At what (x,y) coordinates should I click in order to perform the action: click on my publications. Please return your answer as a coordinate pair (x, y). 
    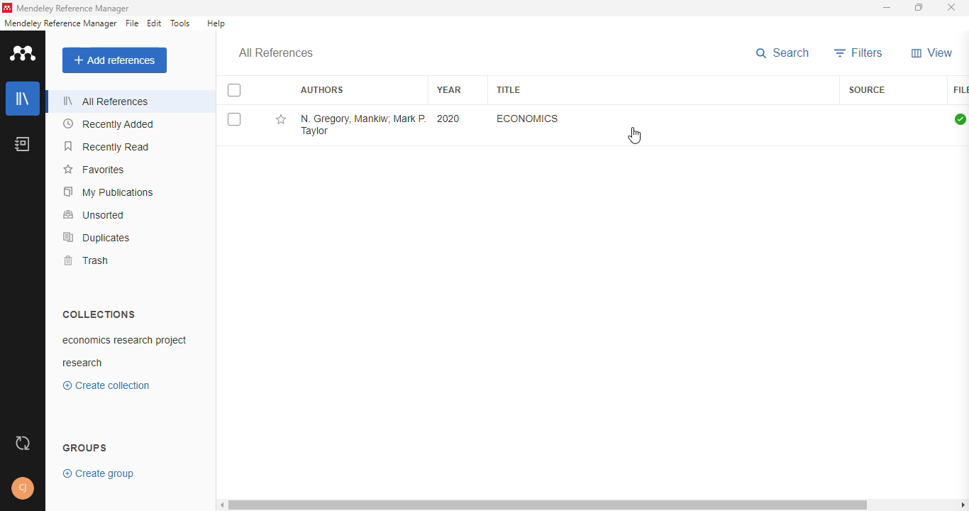
    Looking at the image, I should click on (109, 192).